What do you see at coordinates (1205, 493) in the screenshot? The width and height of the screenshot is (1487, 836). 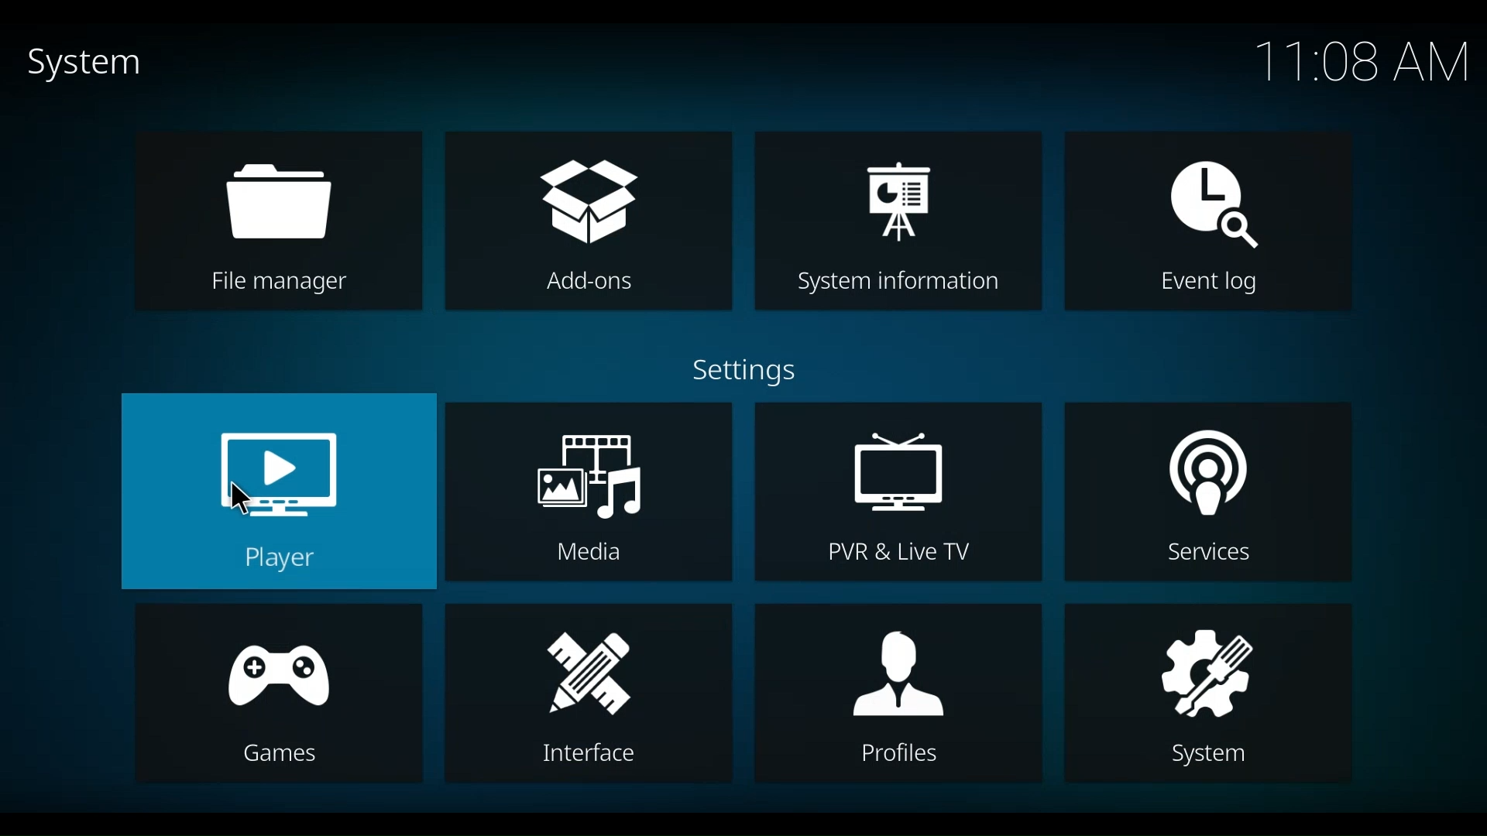 I see `Services` at bounding box center [1205, 493].